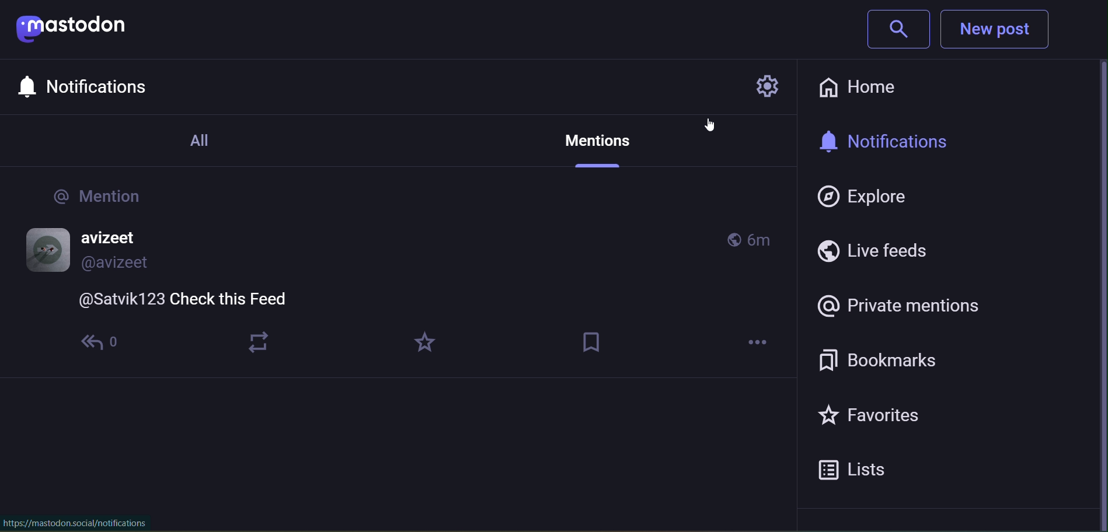  I want to click on @Satvik123 Check this Feed, so click(190, 296).